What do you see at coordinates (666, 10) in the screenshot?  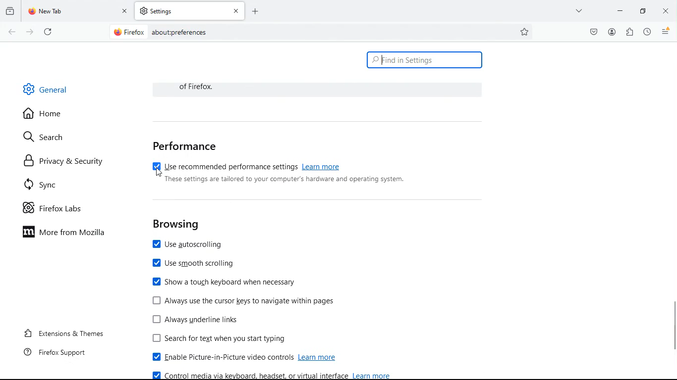 I see `close` at bounding box center [666, 10].